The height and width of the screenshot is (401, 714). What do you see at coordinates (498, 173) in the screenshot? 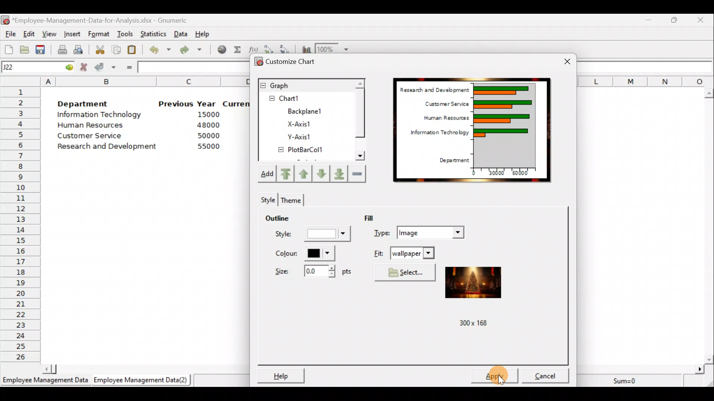
I see `30000` at bounding box center [498, 173].